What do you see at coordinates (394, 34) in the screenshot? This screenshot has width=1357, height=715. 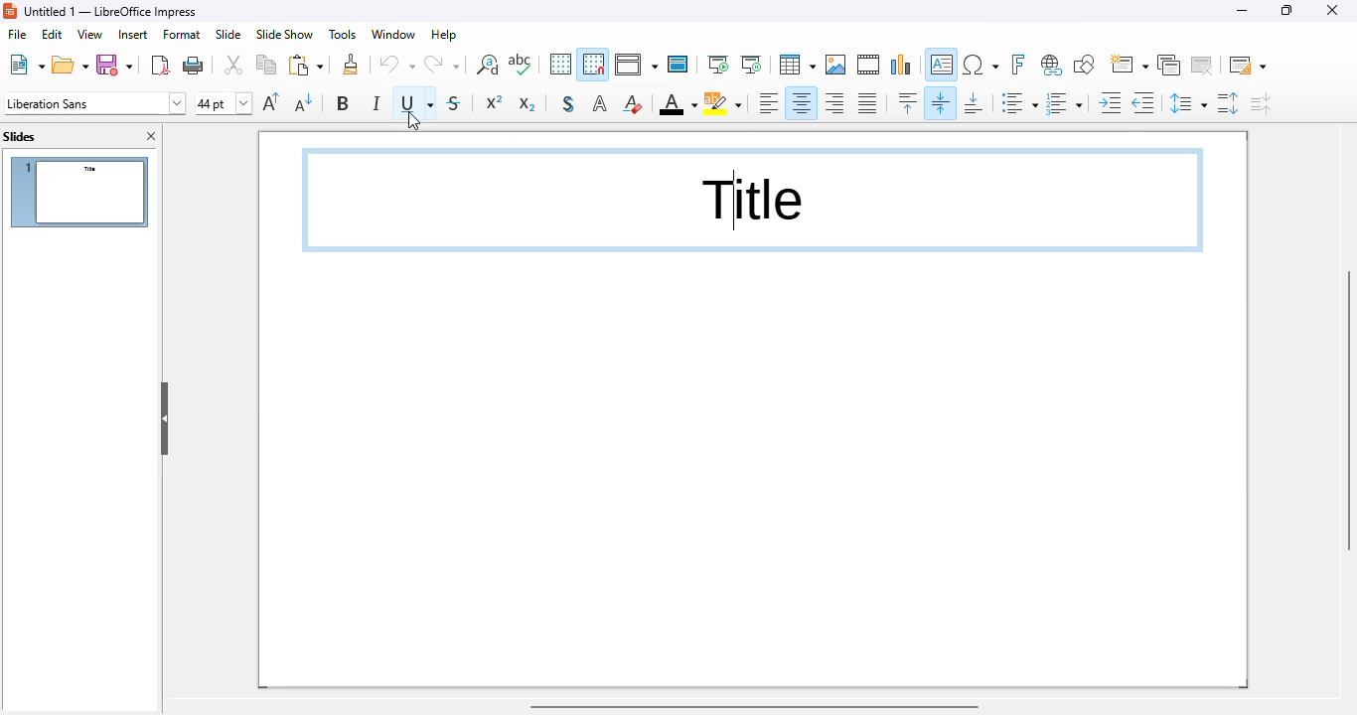 I see `window` at bounding box center [394, 34].